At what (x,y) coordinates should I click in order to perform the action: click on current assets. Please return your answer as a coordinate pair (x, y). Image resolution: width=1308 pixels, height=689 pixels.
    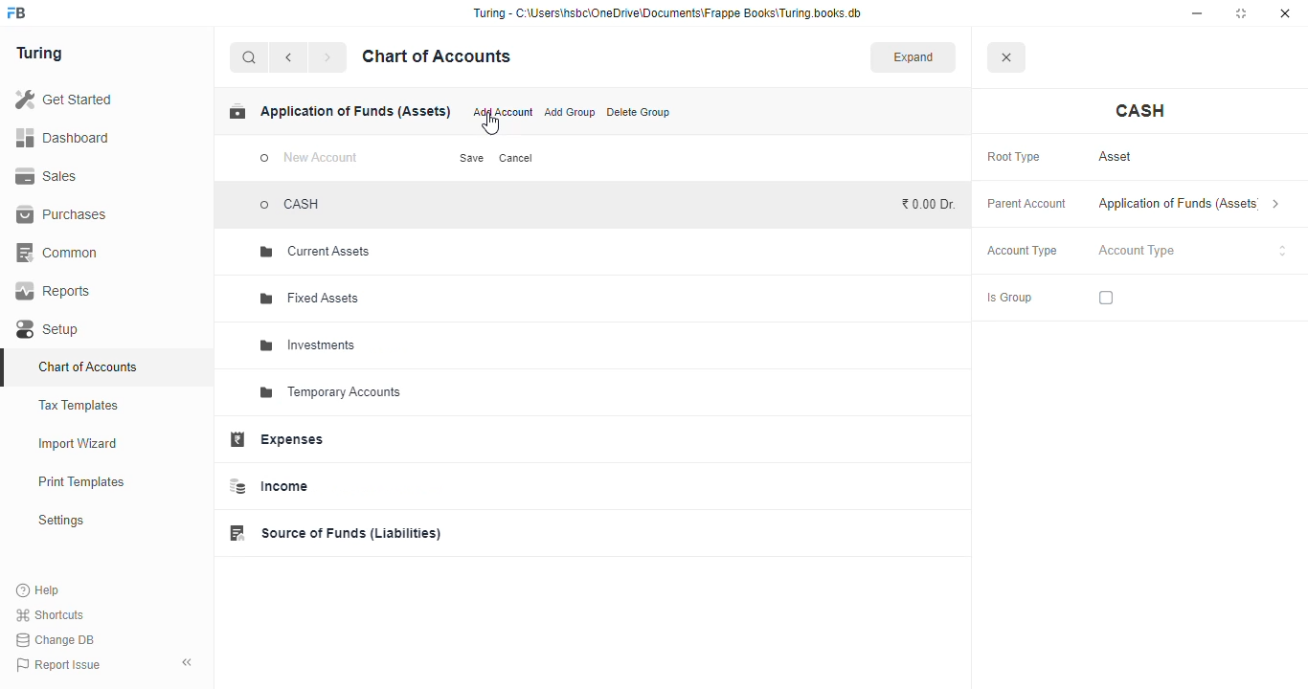
    Looking at the image, I should click on (315, 253).